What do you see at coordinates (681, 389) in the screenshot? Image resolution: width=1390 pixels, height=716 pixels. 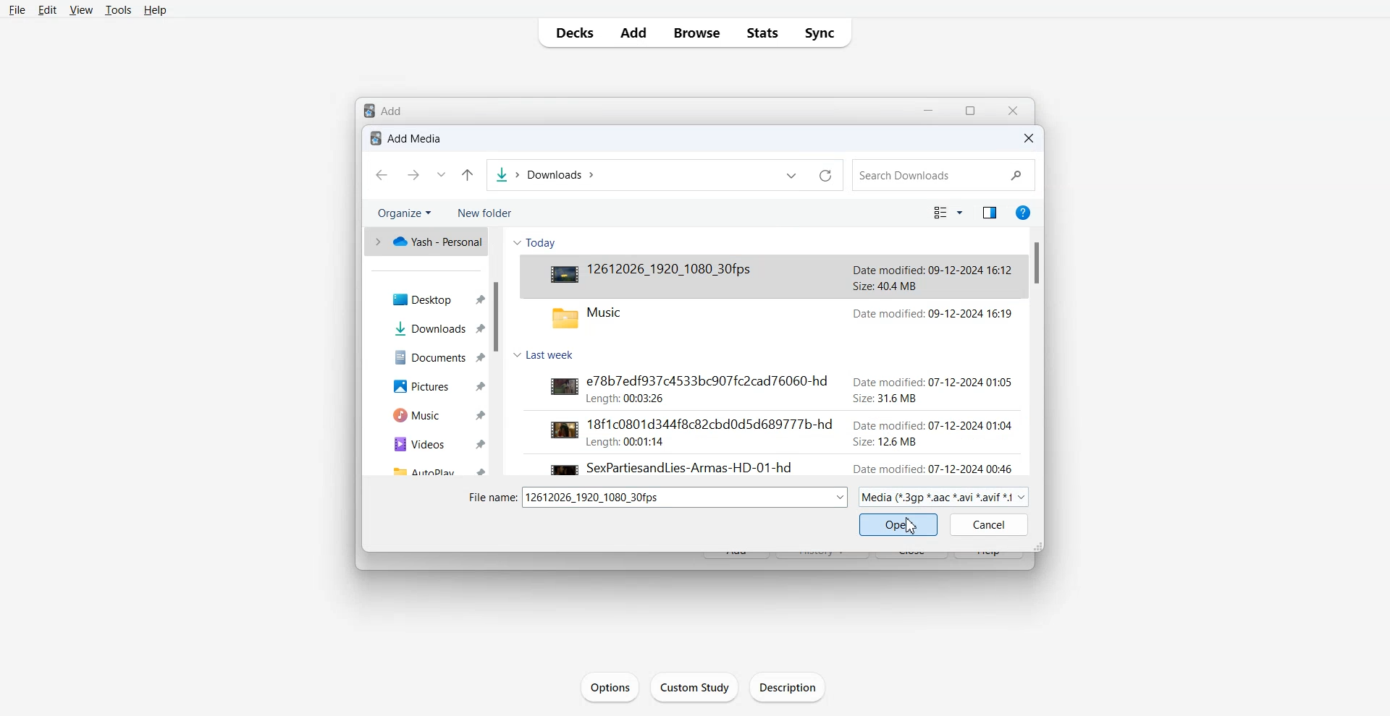 I see `video file` at bounding box center [681, 389].